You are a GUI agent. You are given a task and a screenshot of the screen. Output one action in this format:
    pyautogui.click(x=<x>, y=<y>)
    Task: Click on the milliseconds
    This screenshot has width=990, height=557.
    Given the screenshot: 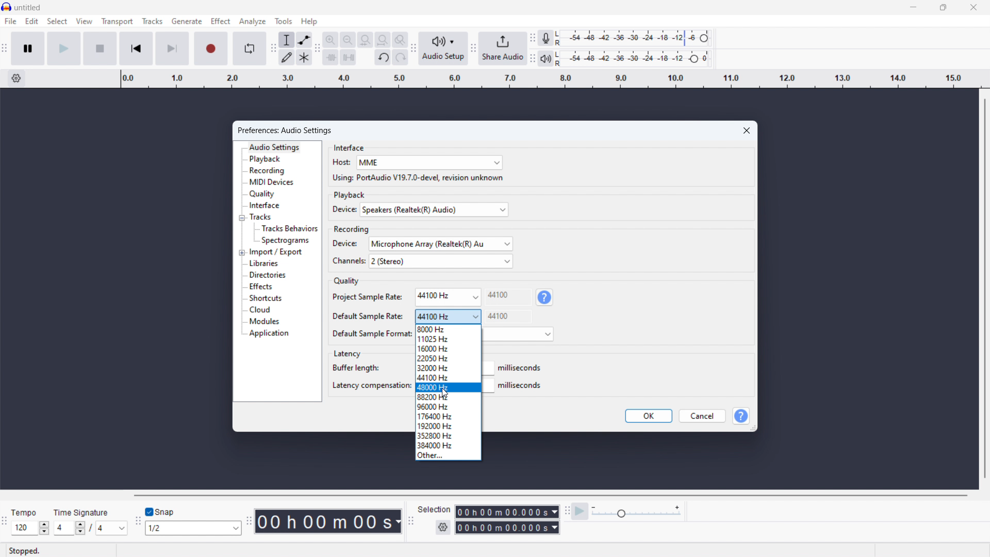 What is the action you would take?
    pyautogui.click(x=522, y=385)
    